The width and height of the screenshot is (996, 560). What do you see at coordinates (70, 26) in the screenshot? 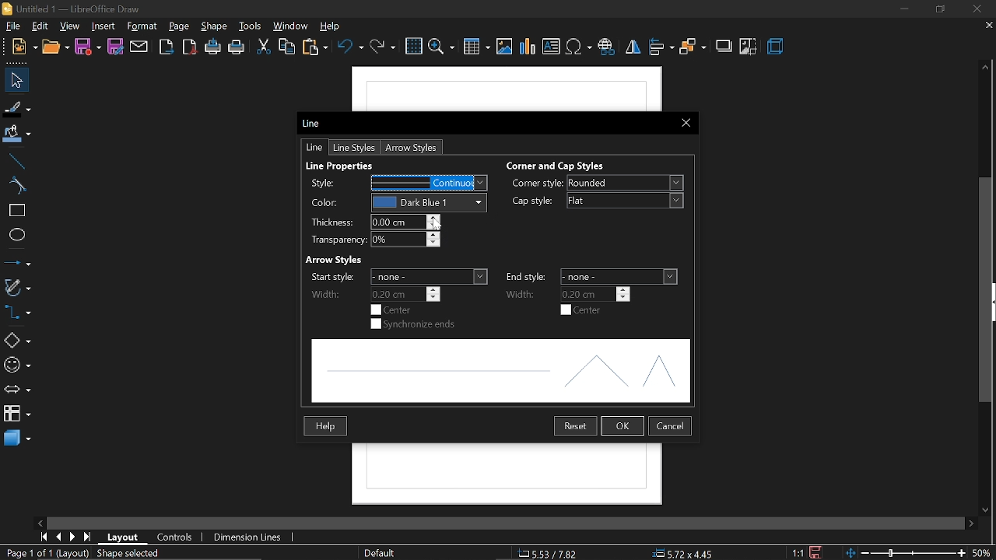
I see `view` at bounding box center [70, 26].